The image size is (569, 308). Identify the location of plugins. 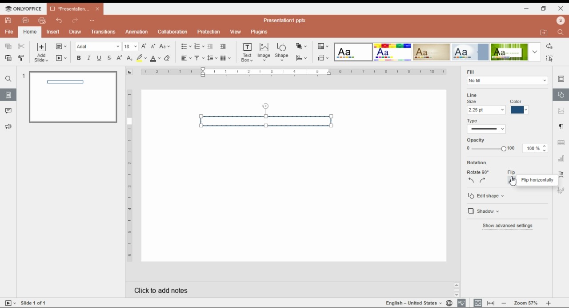
(259, 32).